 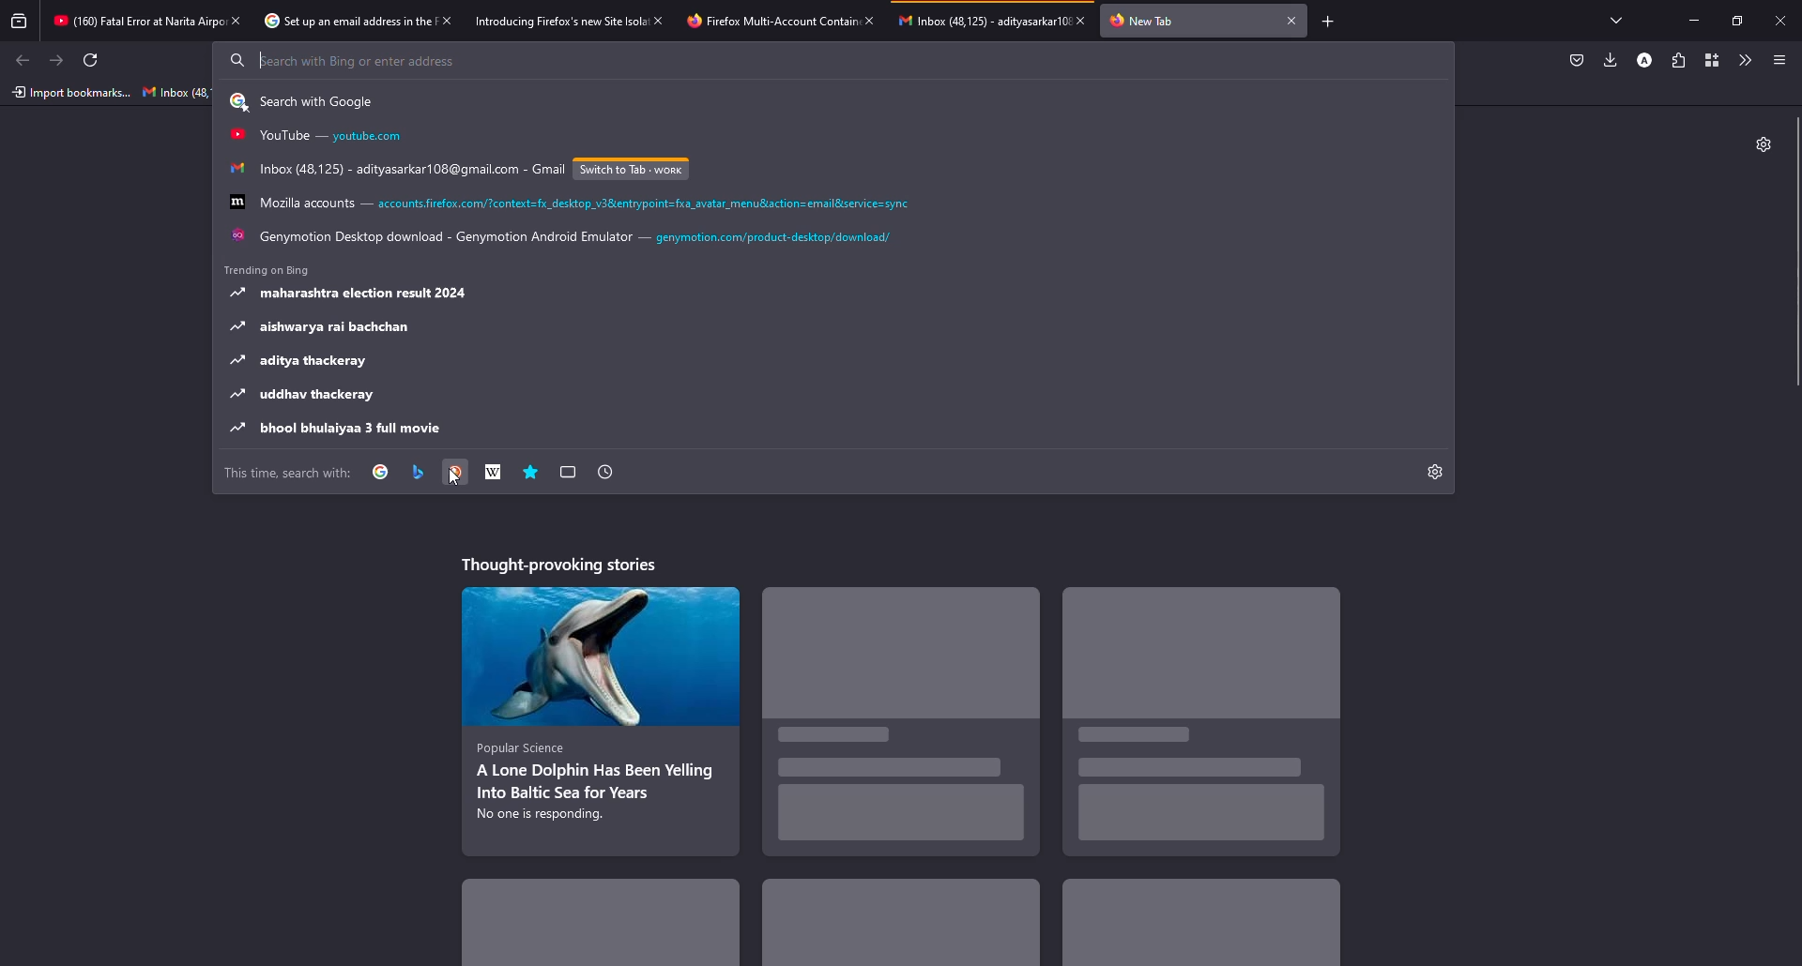 I want to click on close, so click(x=237, y=20).